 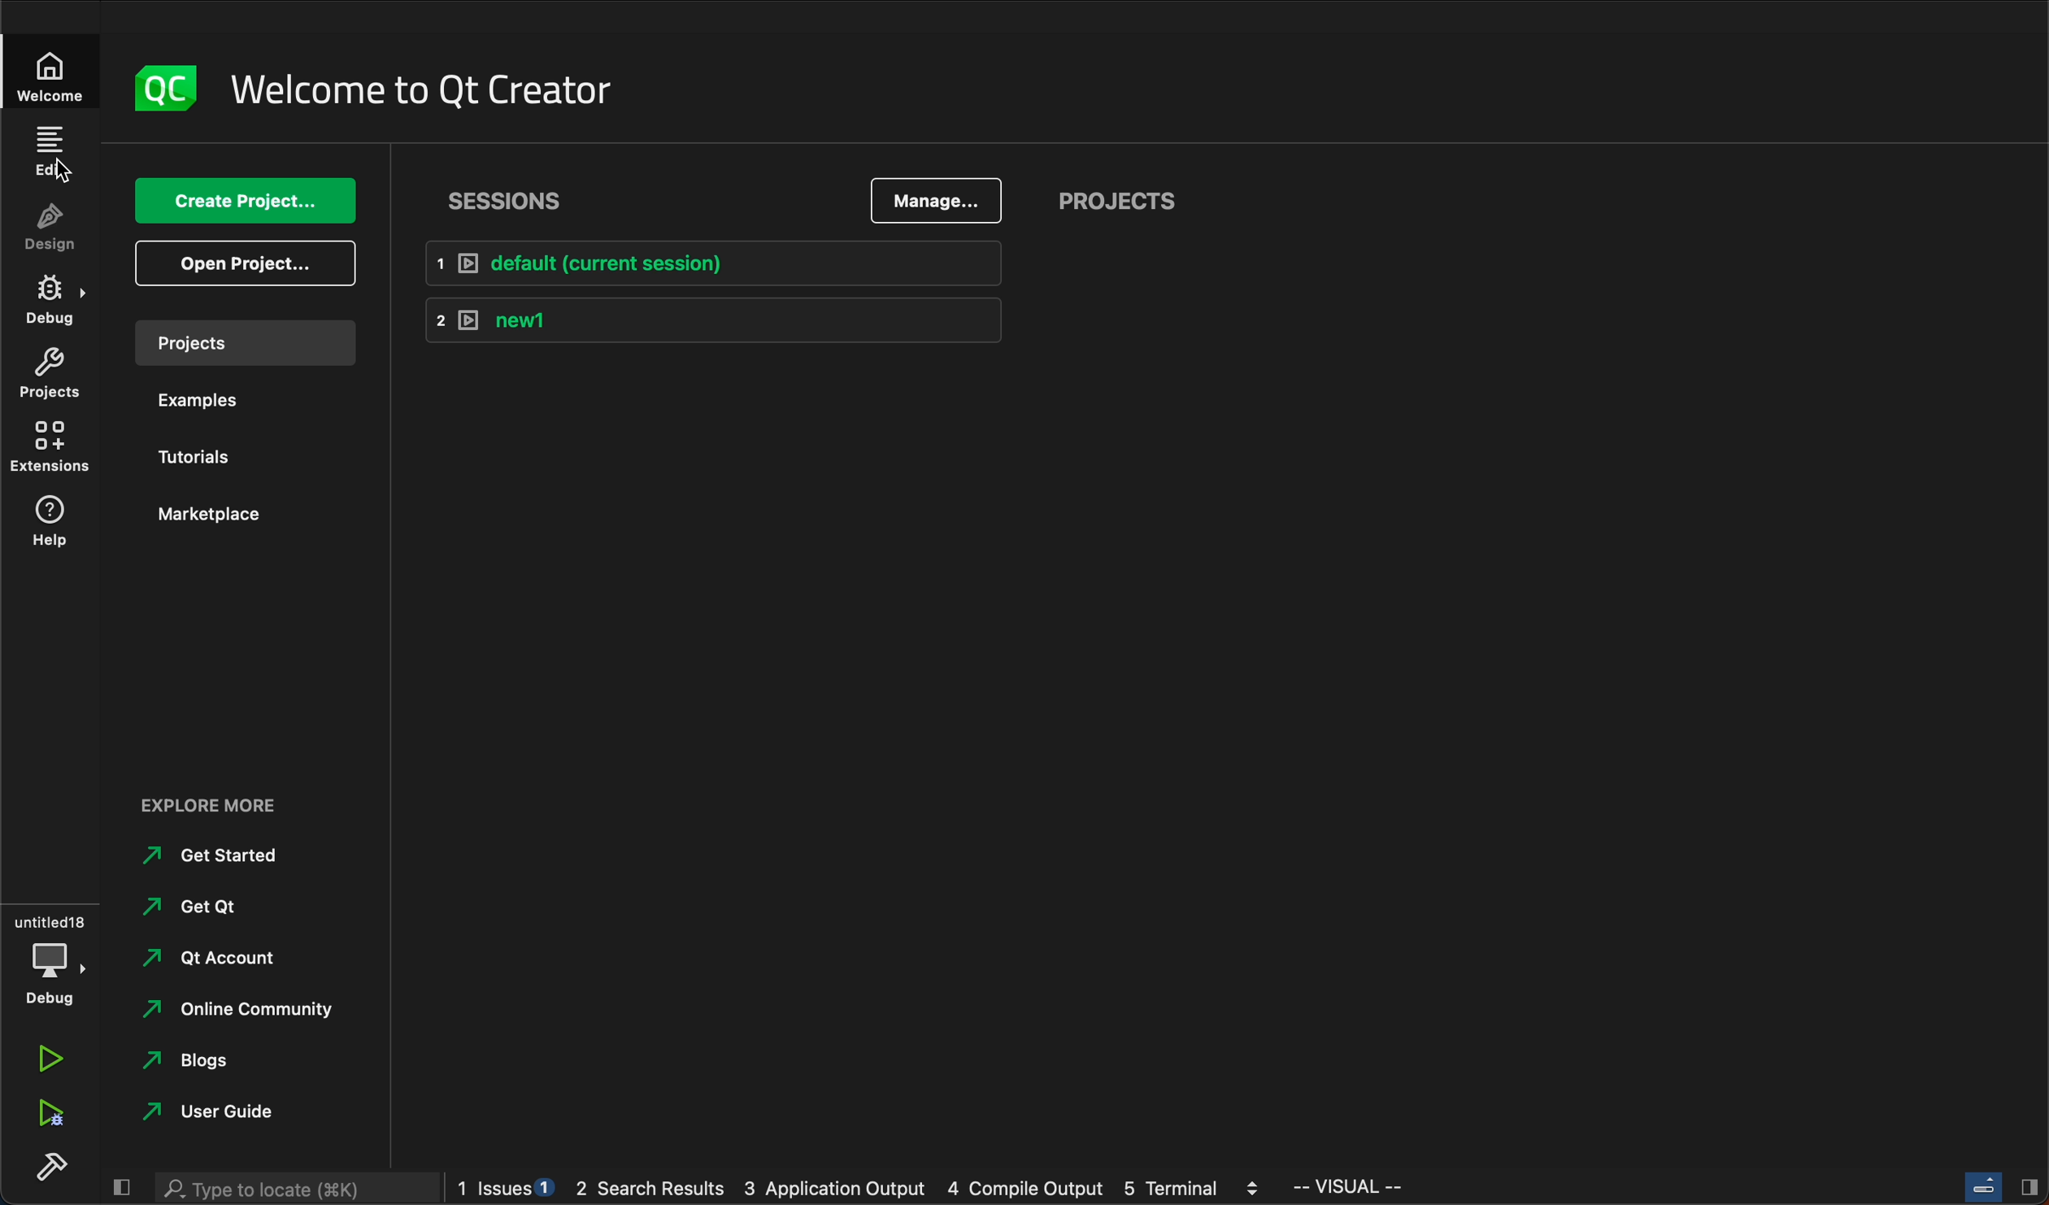 What do you see at coordinates (50, 1113) in the screenshot?
I see `run debug` at bounding box center [50, 1113].